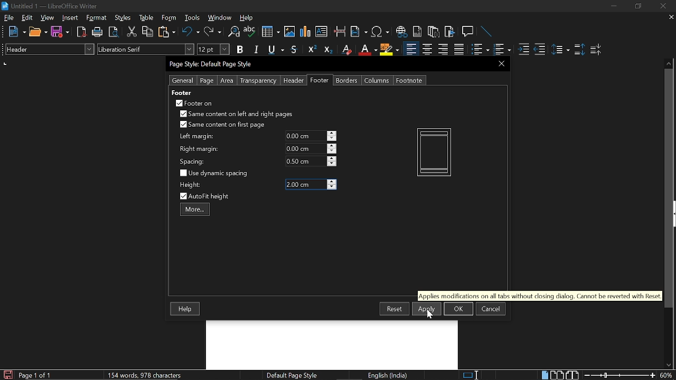 Image resolution: width=676 pixels, height=380 pixels. I want to click on Undo, so click(191, 32).